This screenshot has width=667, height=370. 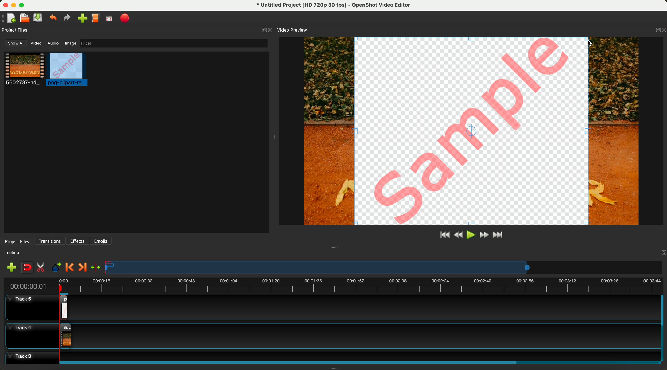 I want to click on image, so click(x=70, y=44).